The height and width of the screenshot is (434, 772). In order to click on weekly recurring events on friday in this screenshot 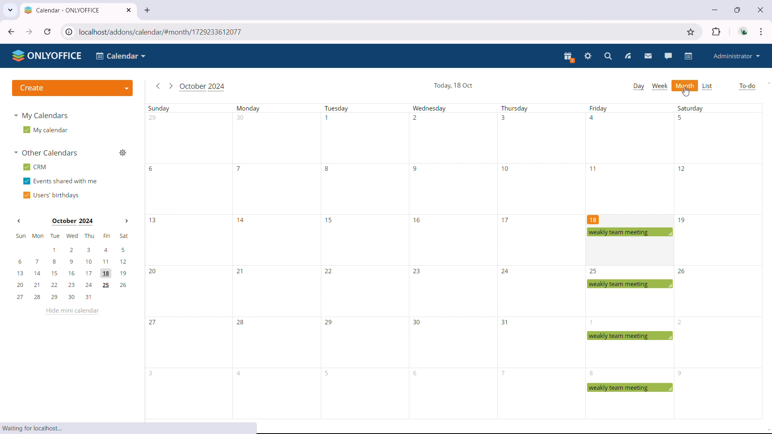, I will do `click(631, 316)`.